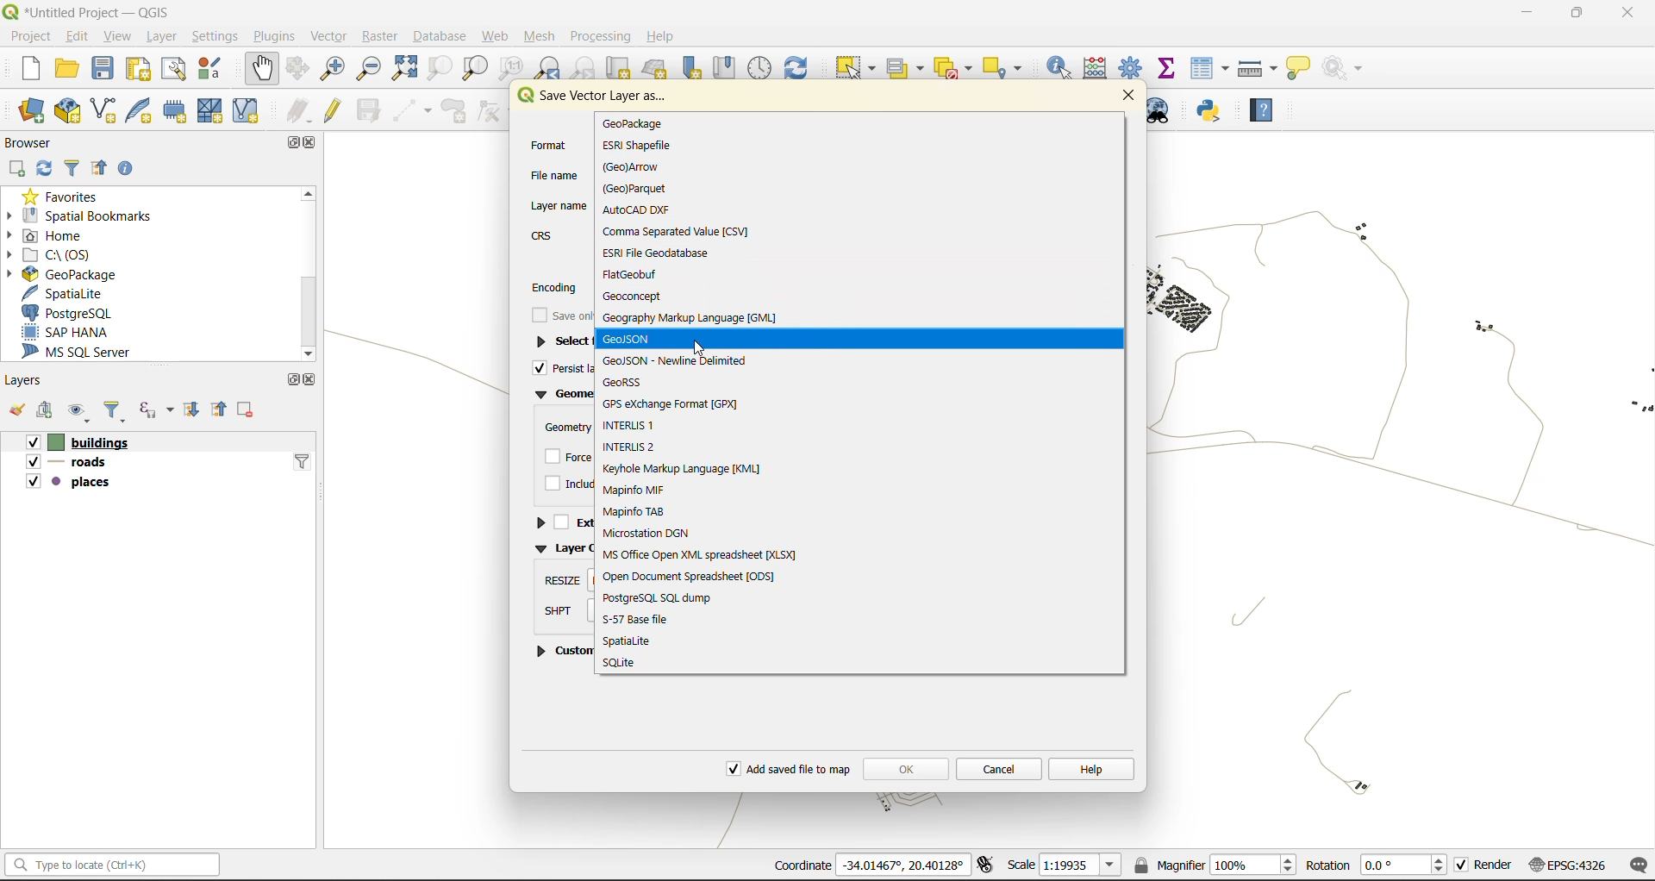  I want to click on close, so click(1627, 14).